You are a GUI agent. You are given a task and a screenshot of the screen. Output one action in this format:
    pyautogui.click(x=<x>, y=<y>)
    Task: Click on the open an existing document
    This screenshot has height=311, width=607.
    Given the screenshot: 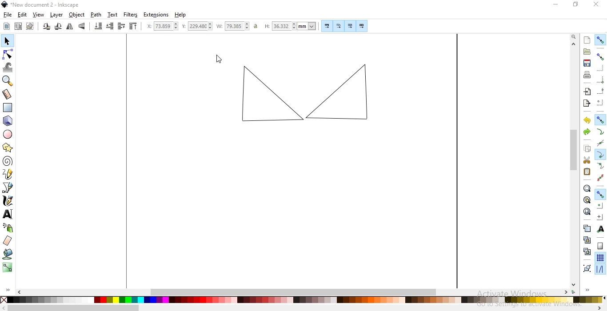 What is the action you would take?
    pyautogui.click(x=587, y=52)
    